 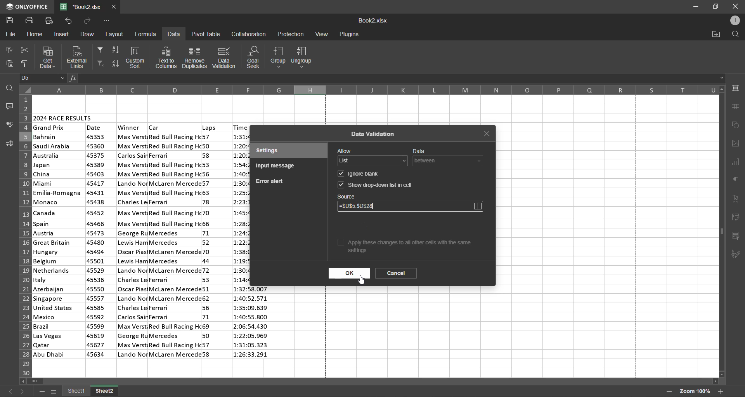 I want to click on data validation, so click(x=225, y=57).